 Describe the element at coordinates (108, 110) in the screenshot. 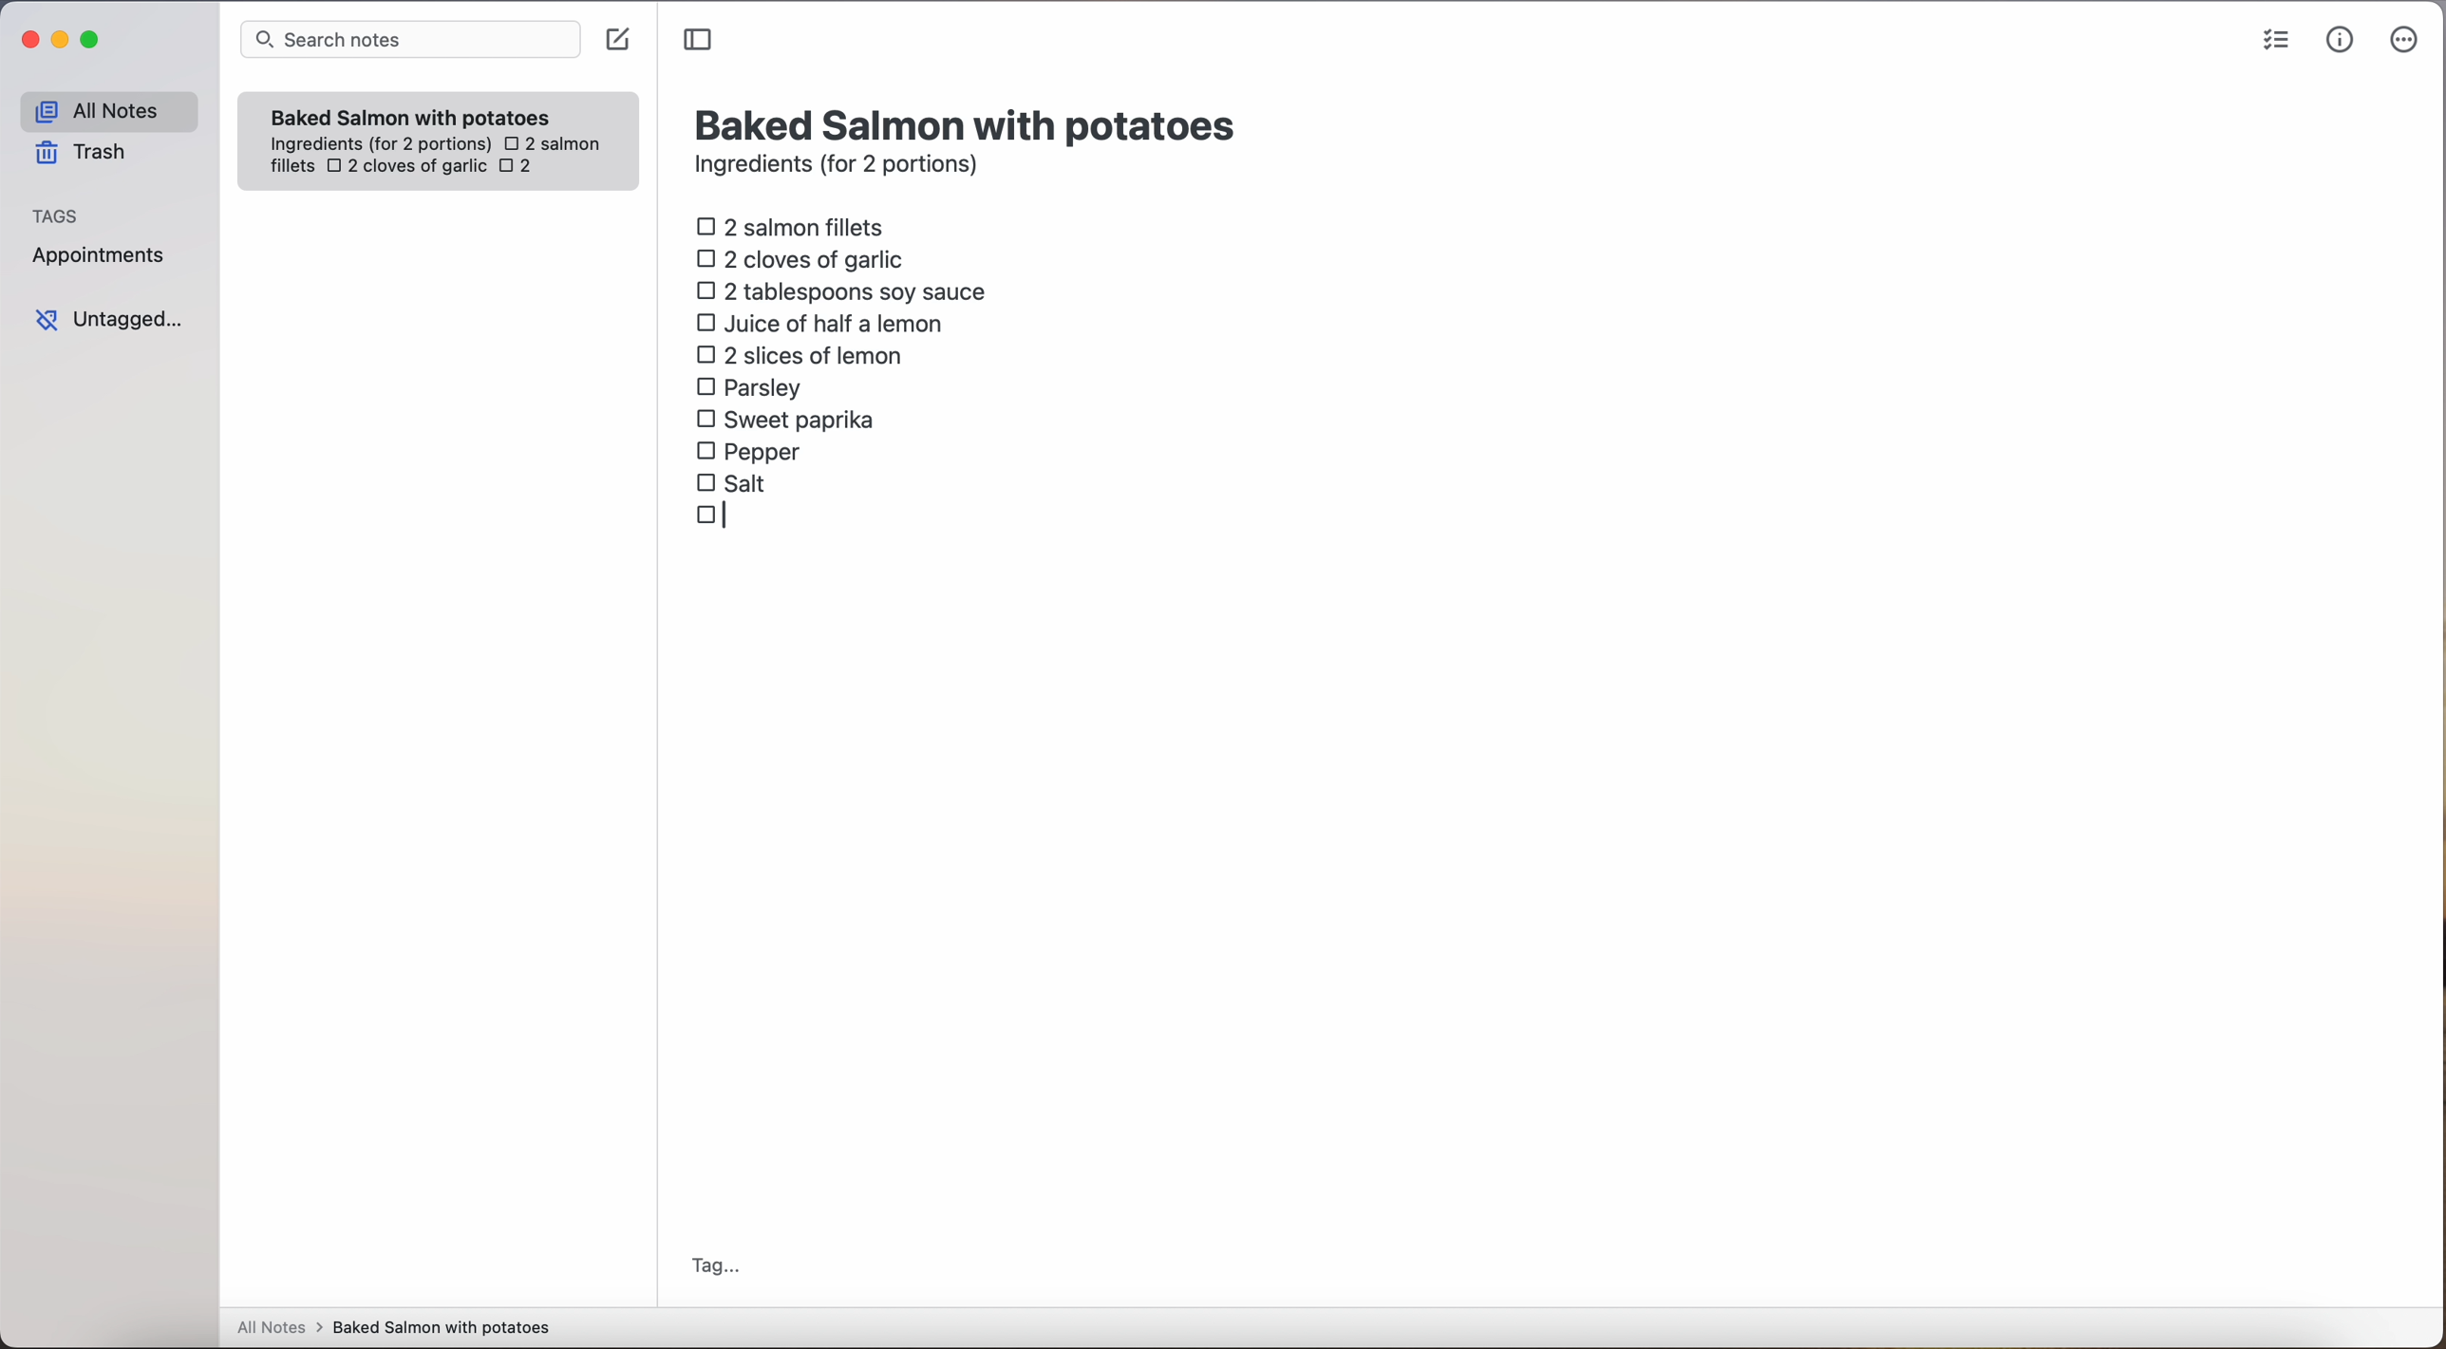

I see `all notes` at that location.